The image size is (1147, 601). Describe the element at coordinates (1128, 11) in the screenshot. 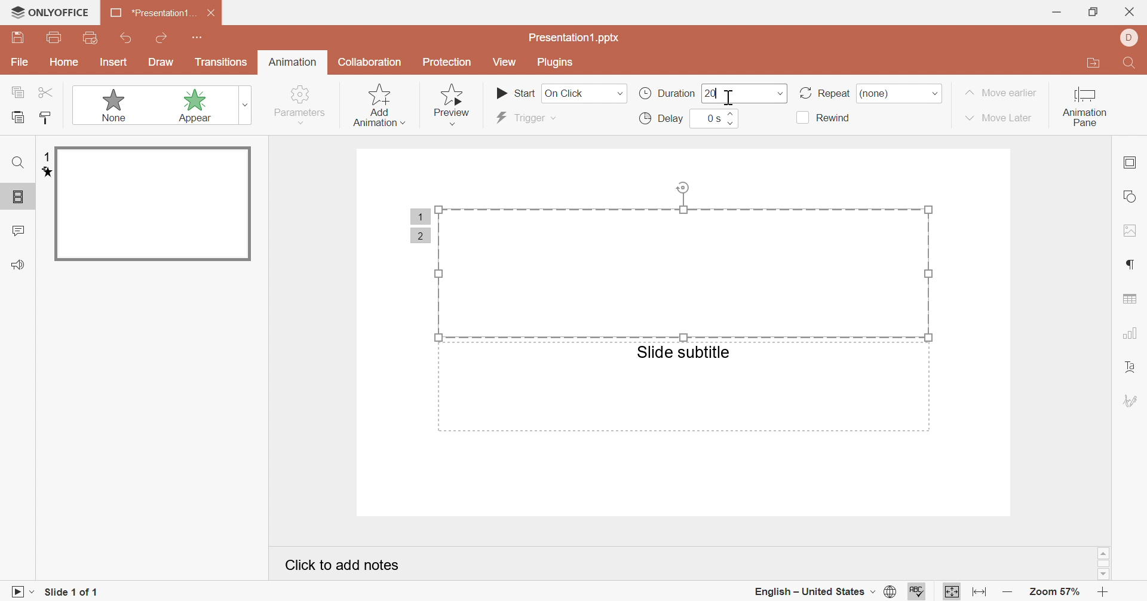

I see `close` at that location.